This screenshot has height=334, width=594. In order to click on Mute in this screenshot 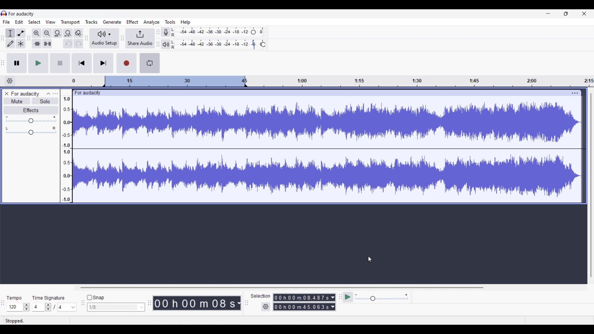, I will do `click(17, 101)`.